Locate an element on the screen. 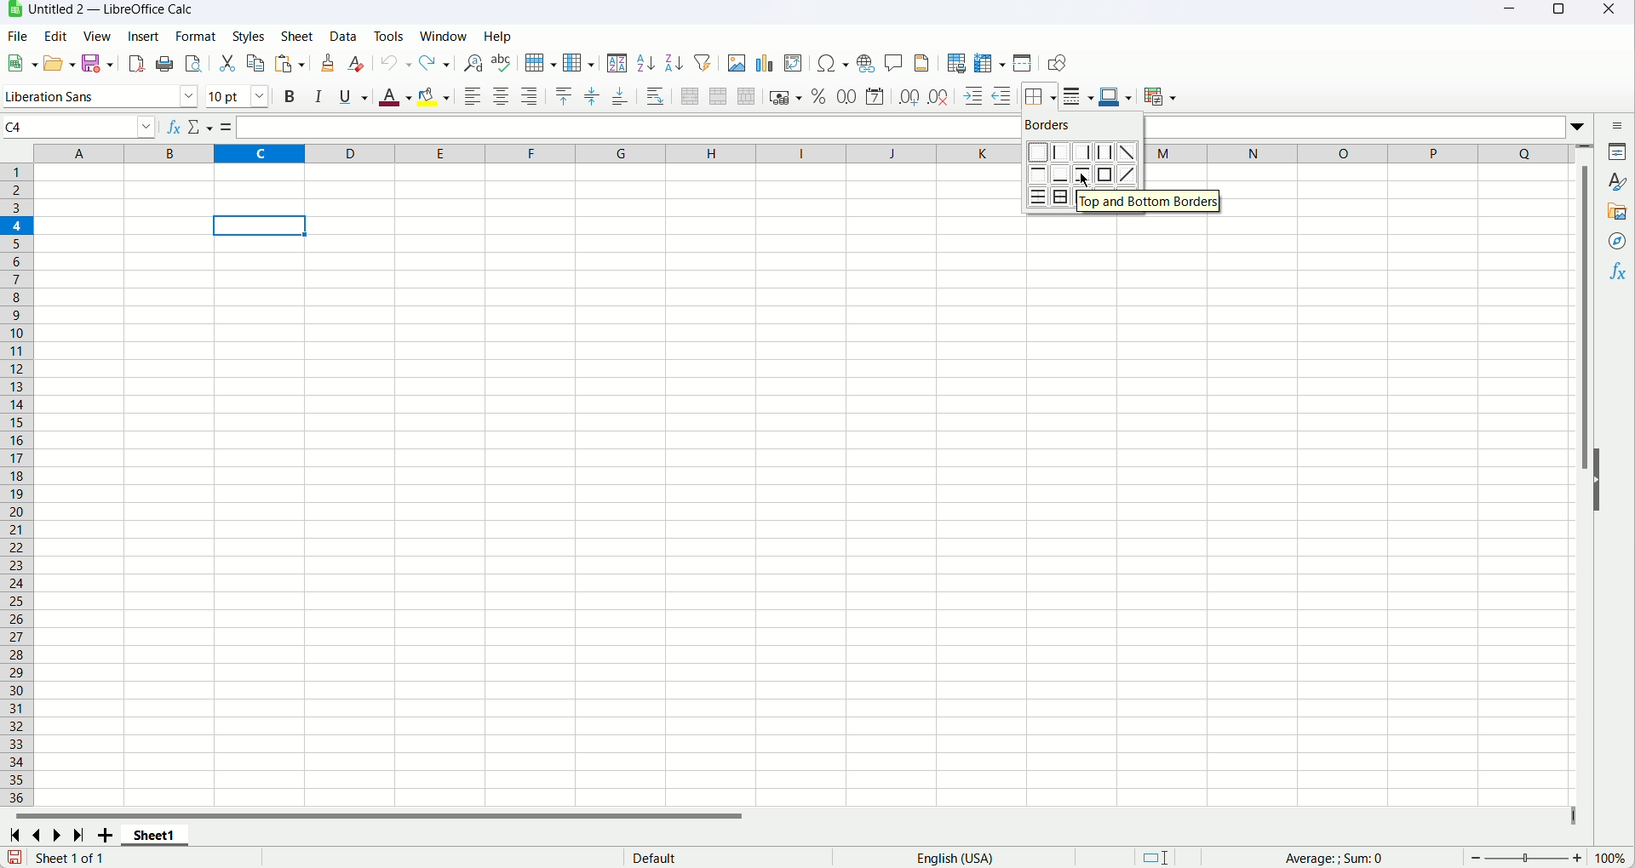 Image resolution: width=1635 pixels, height=868 pixels. Align Top is located at coordinates (564, 97).